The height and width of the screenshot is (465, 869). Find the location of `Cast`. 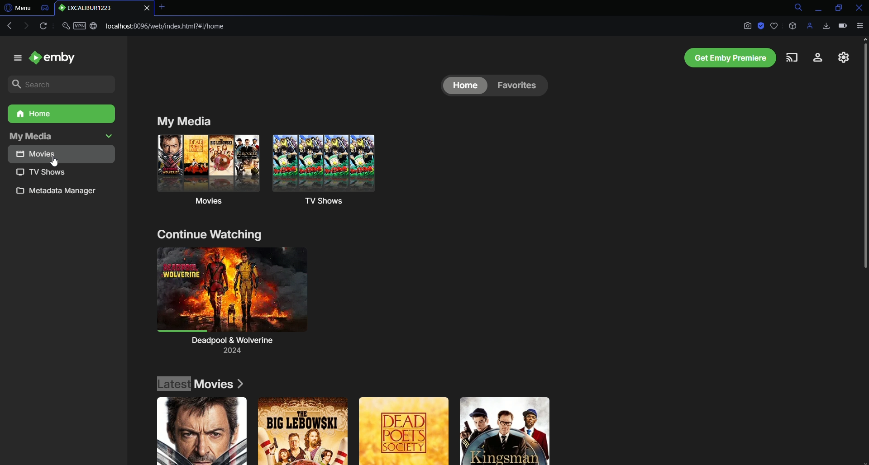

Cast is located at coordinates (791, 57).